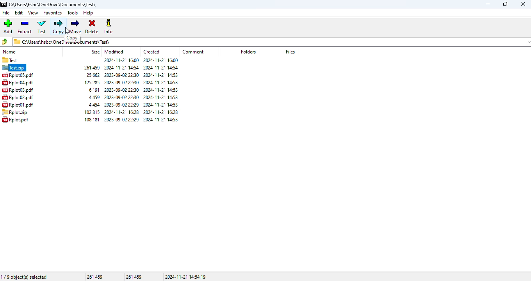 The width and height of the screenshot is (531, 281). I want to click on favorites, so click(53, 13).